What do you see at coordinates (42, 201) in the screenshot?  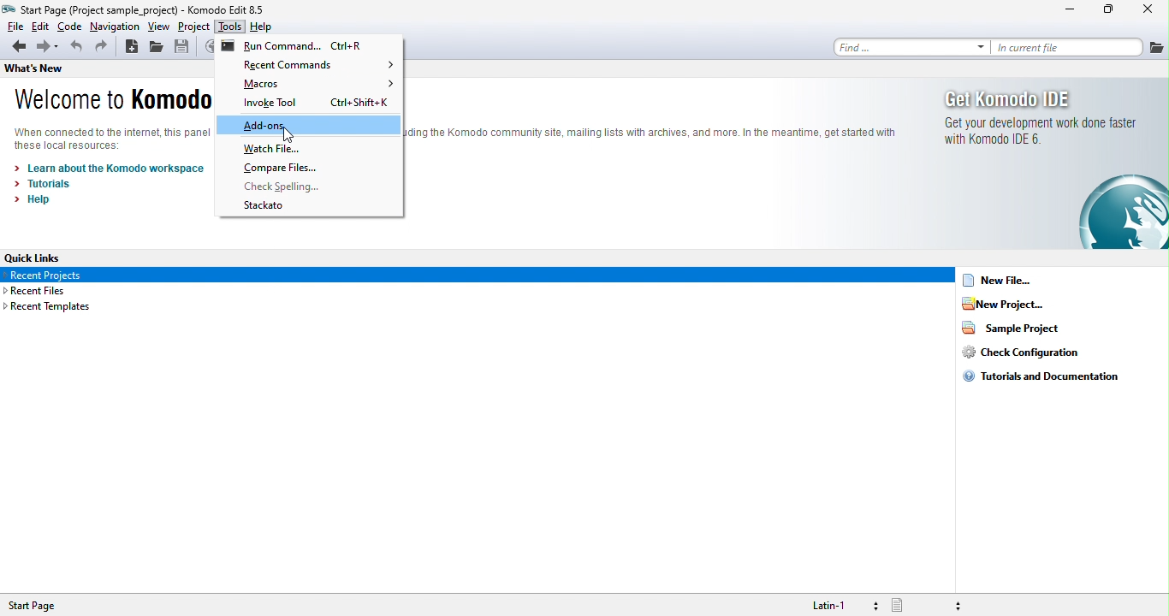 I see `help` at bounding box center [42, 201].